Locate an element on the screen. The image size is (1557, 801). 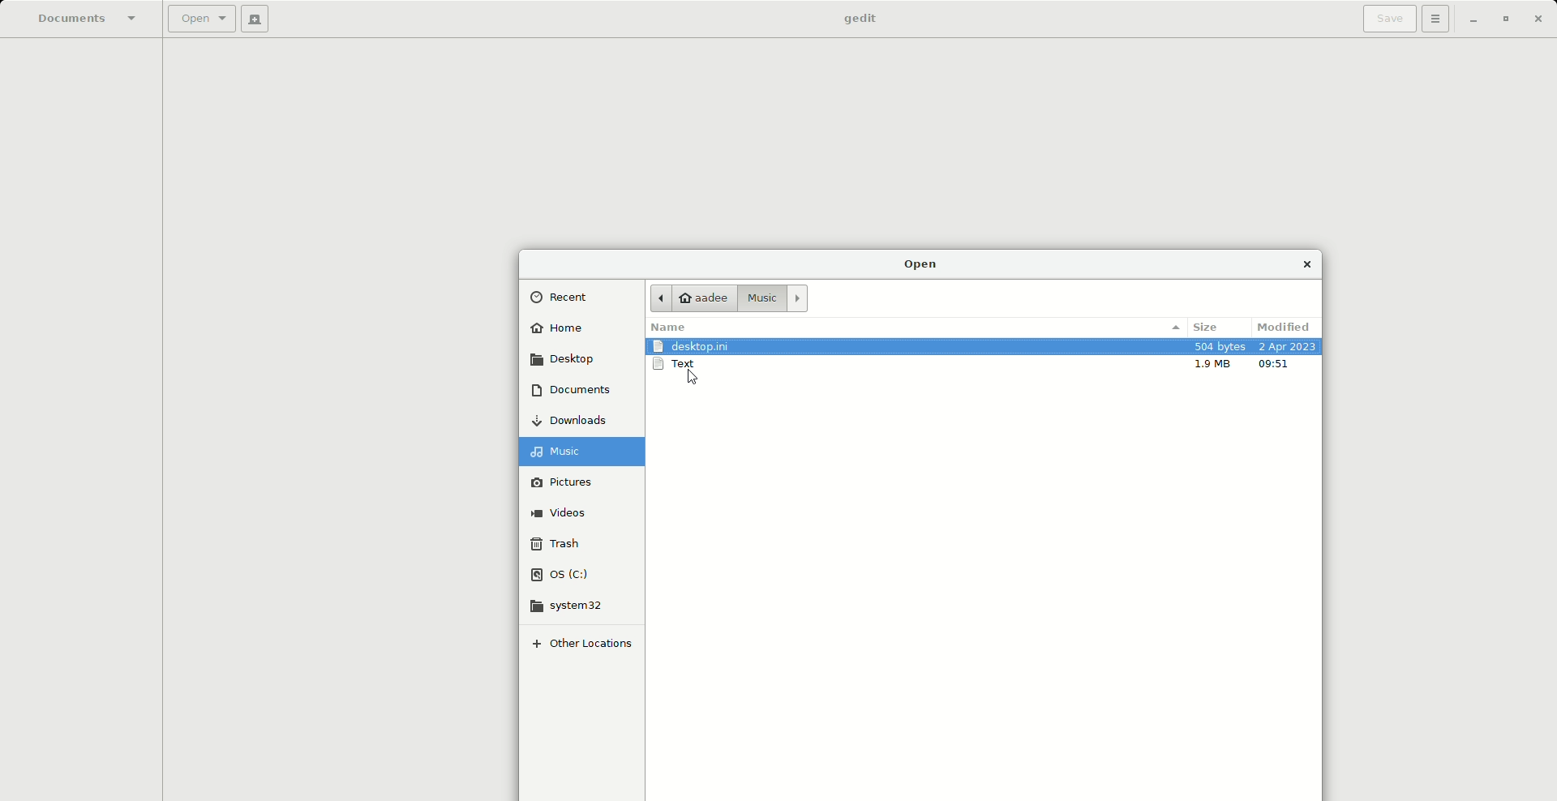
Documents is located at coordinates (86, 19).